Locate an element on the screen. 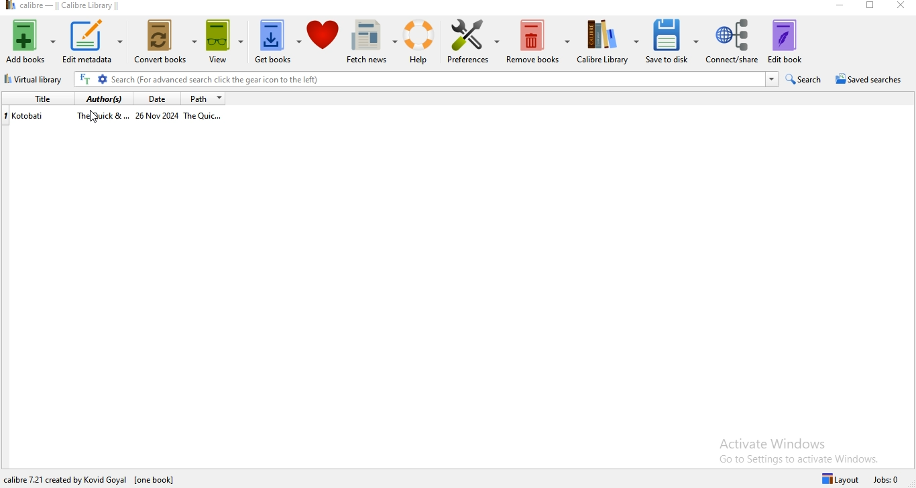 This screenshot has width=916, height=488. date is located at coordinates (158, 99).